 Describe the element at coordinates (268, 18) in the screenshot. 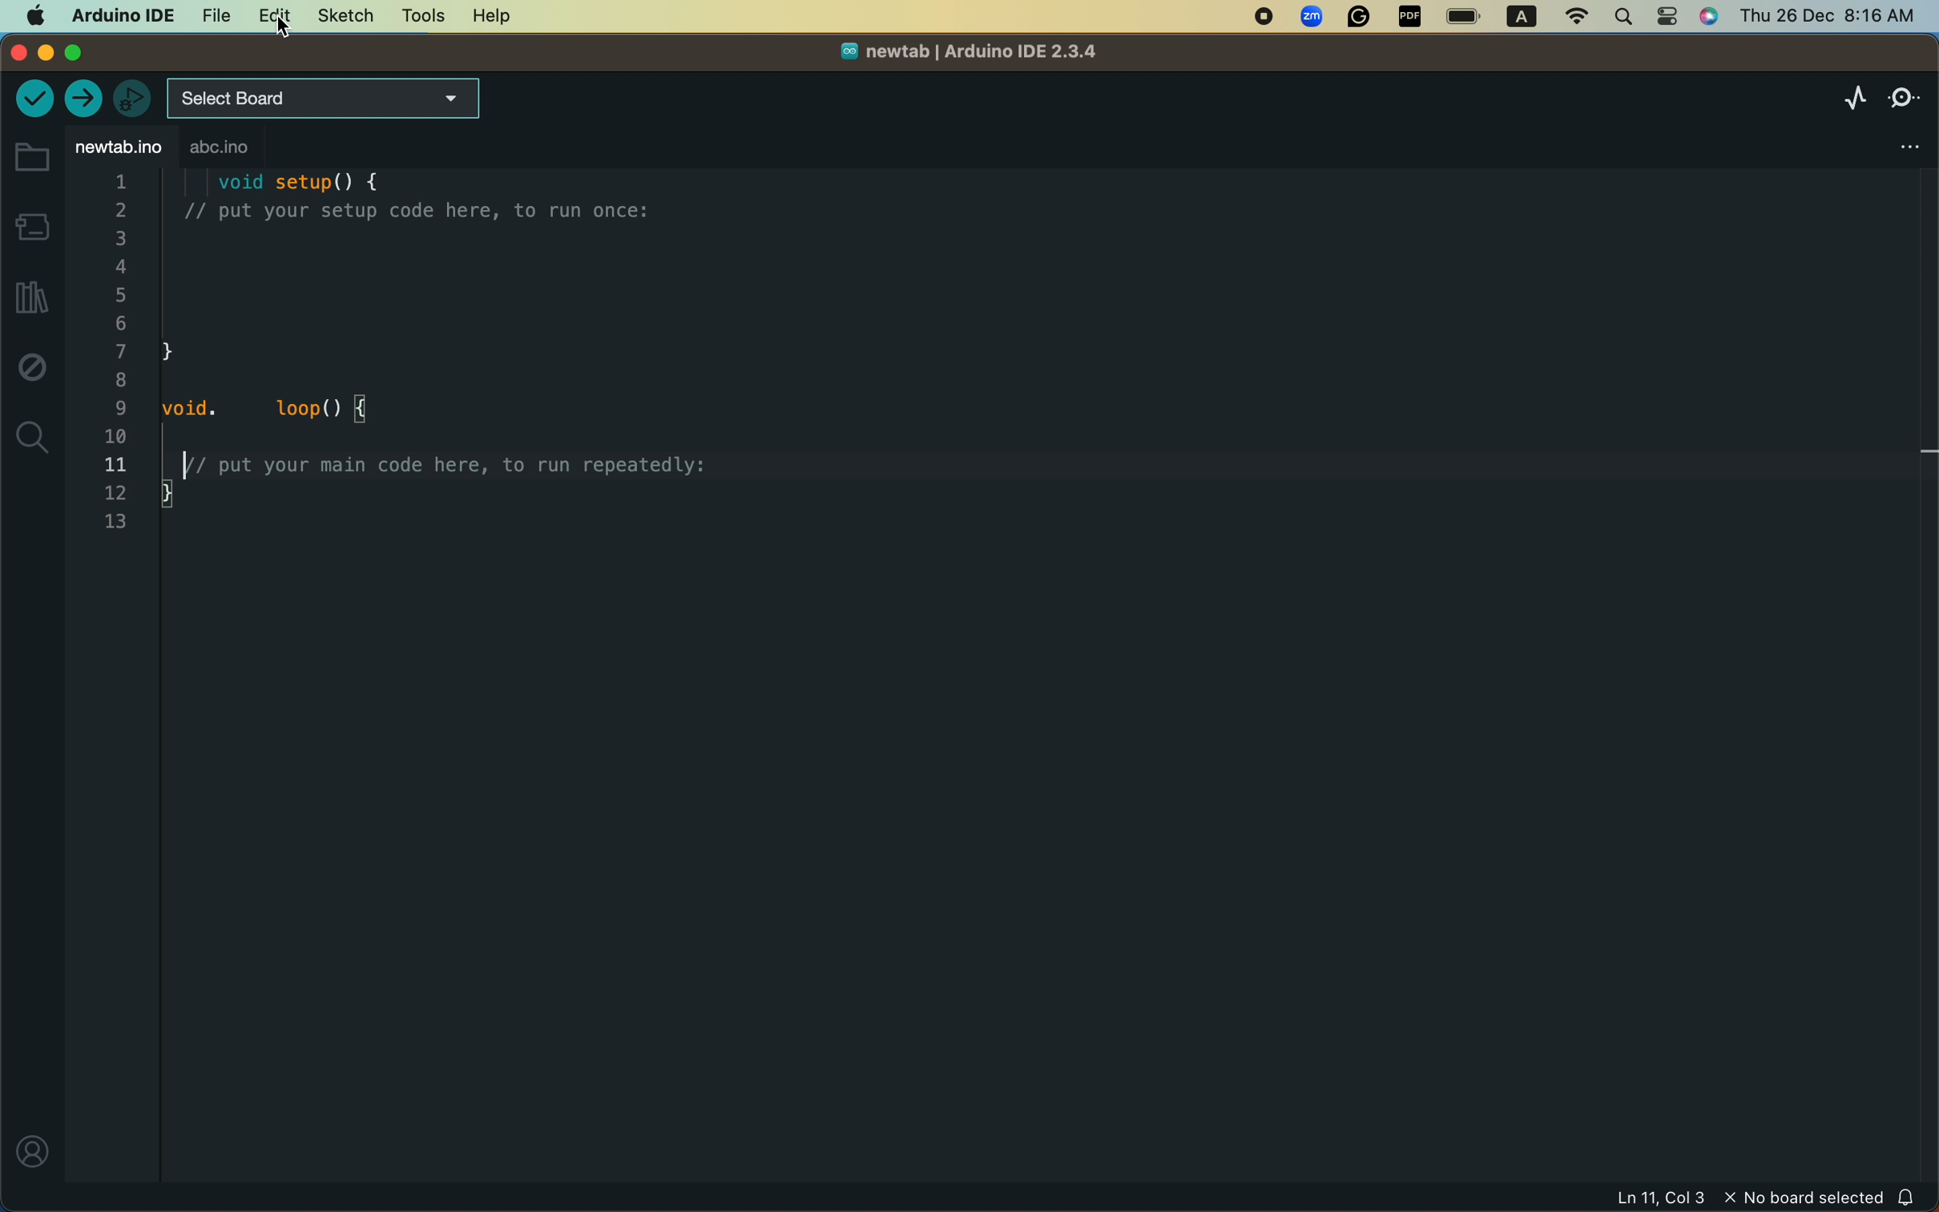

I see `edit` at that location.